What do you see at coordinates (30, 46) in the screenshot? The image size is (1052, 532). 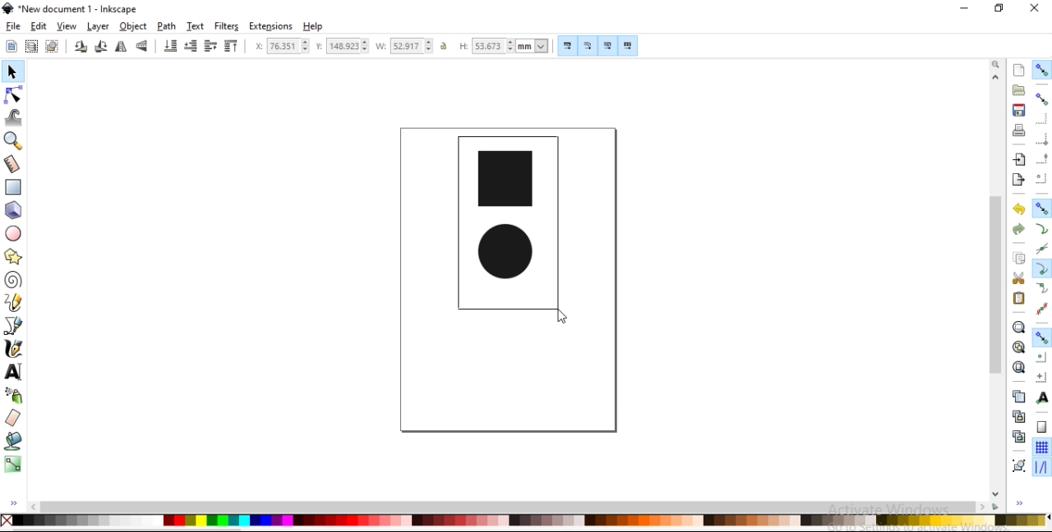 I see `select all objects in all visible and unlocked layers` at bounding box center [30, 46].